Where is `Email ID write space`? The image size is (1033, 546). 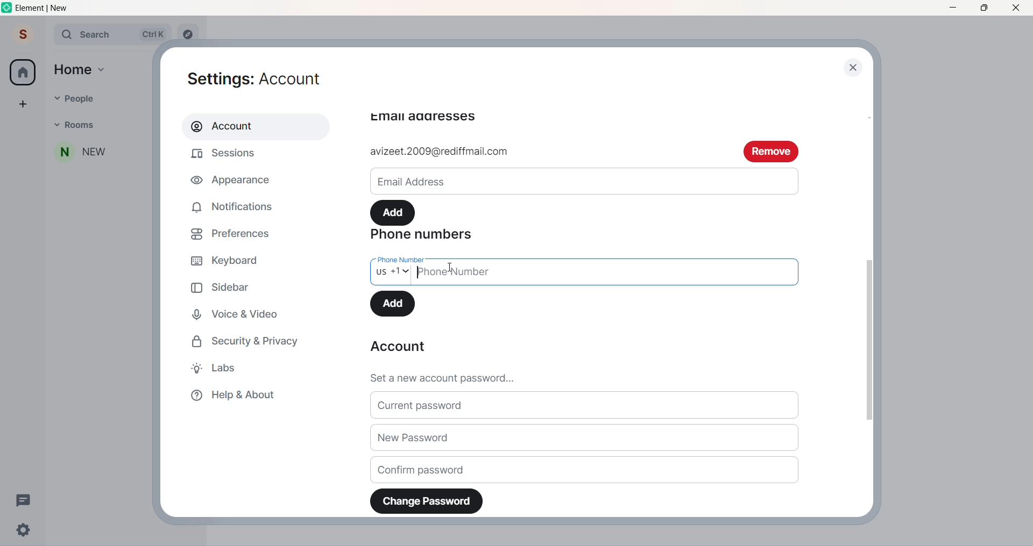 Email ID write space is located at coordinates (584, 179).